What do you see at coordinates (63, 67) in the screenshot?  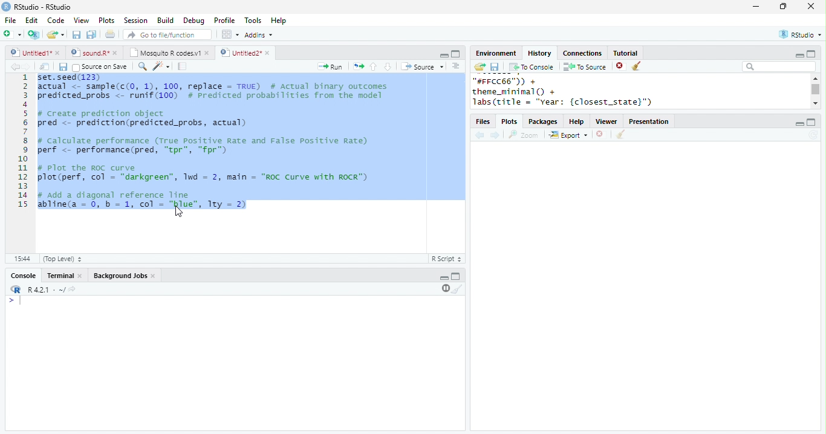 I see `save` at bounding box center [63, 67].